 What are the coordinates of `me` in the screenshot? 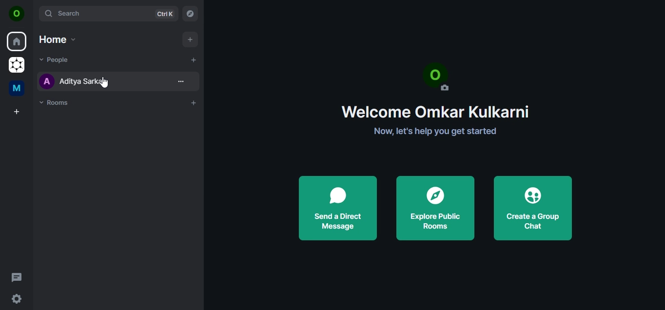 It's located at (16, 88).